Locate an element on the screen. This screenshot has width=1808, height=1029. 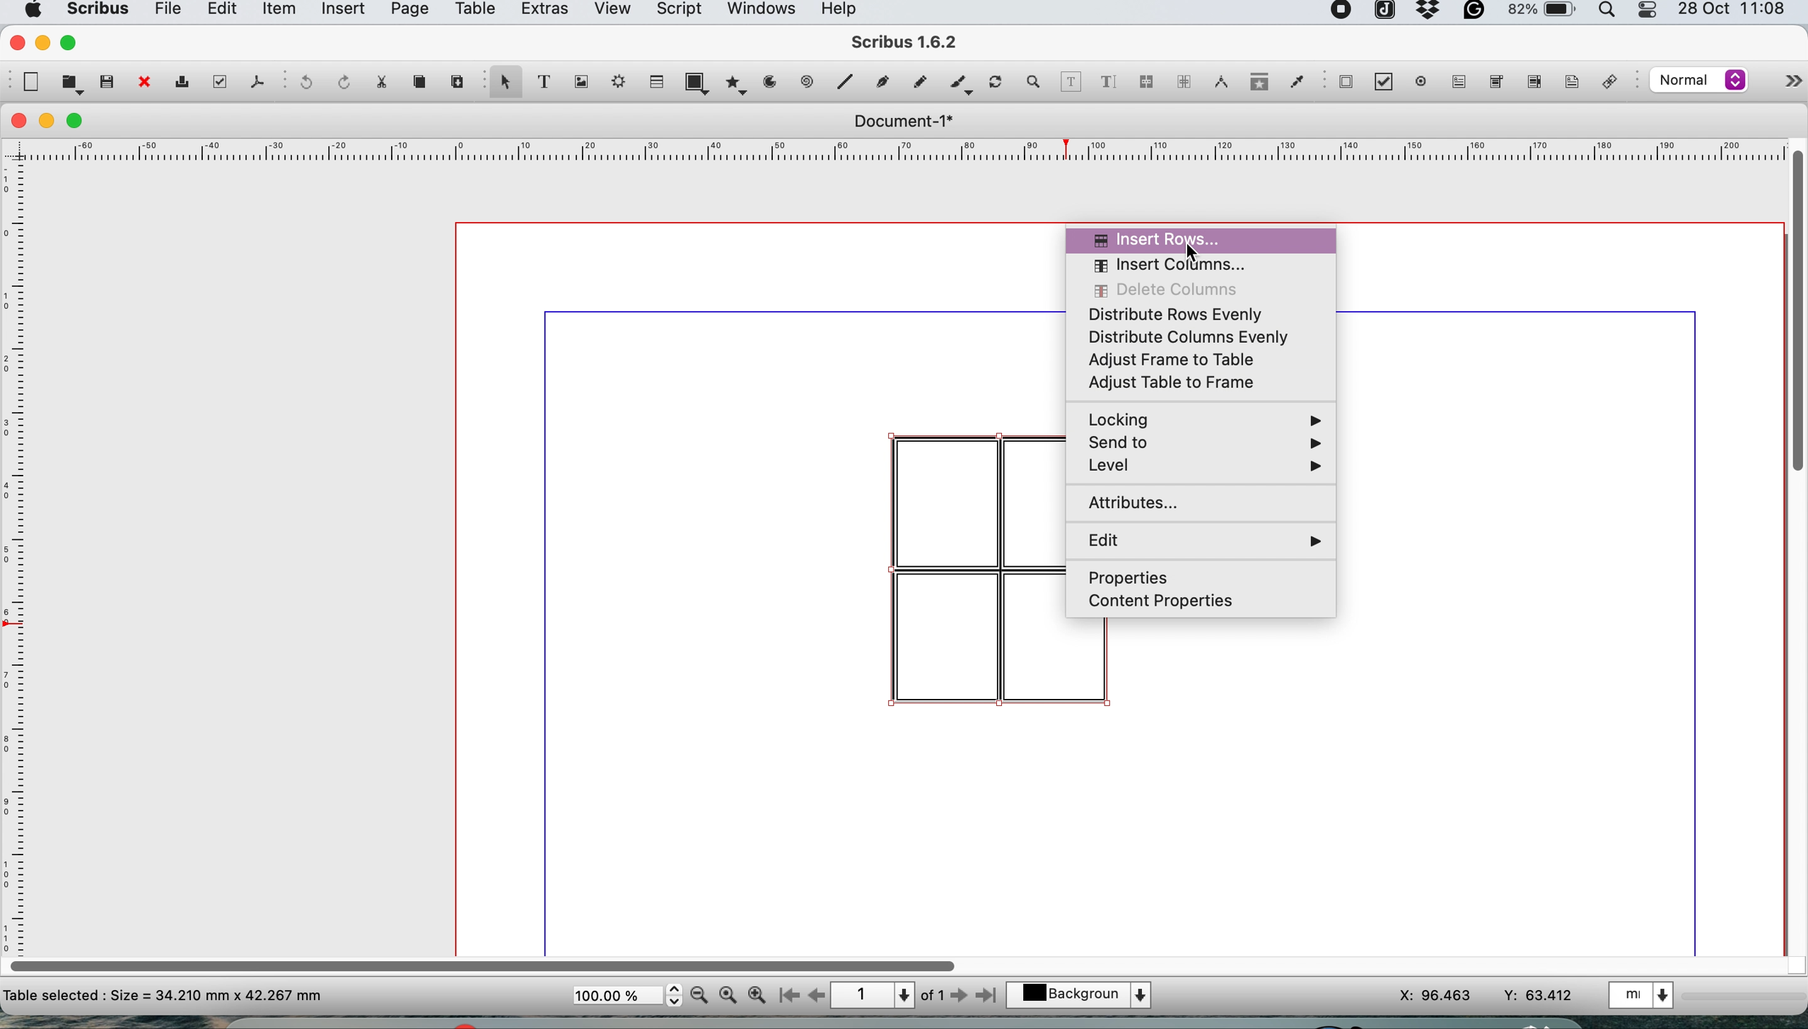
joplin is located at coordinates (1383, 13).